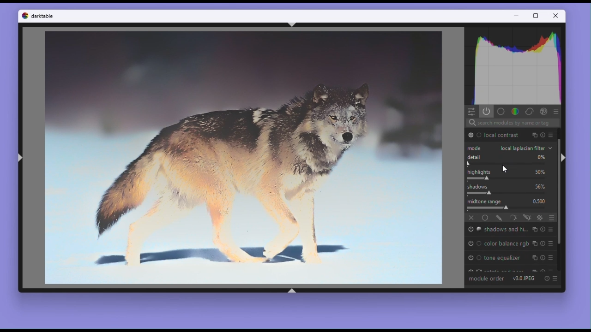 The width and height of the screenshot is (591, 332). What do you see at coordinates (503, 279) in the screenshot?
I see `module order v3.0 JPEG` at bounding box center [503, 279].